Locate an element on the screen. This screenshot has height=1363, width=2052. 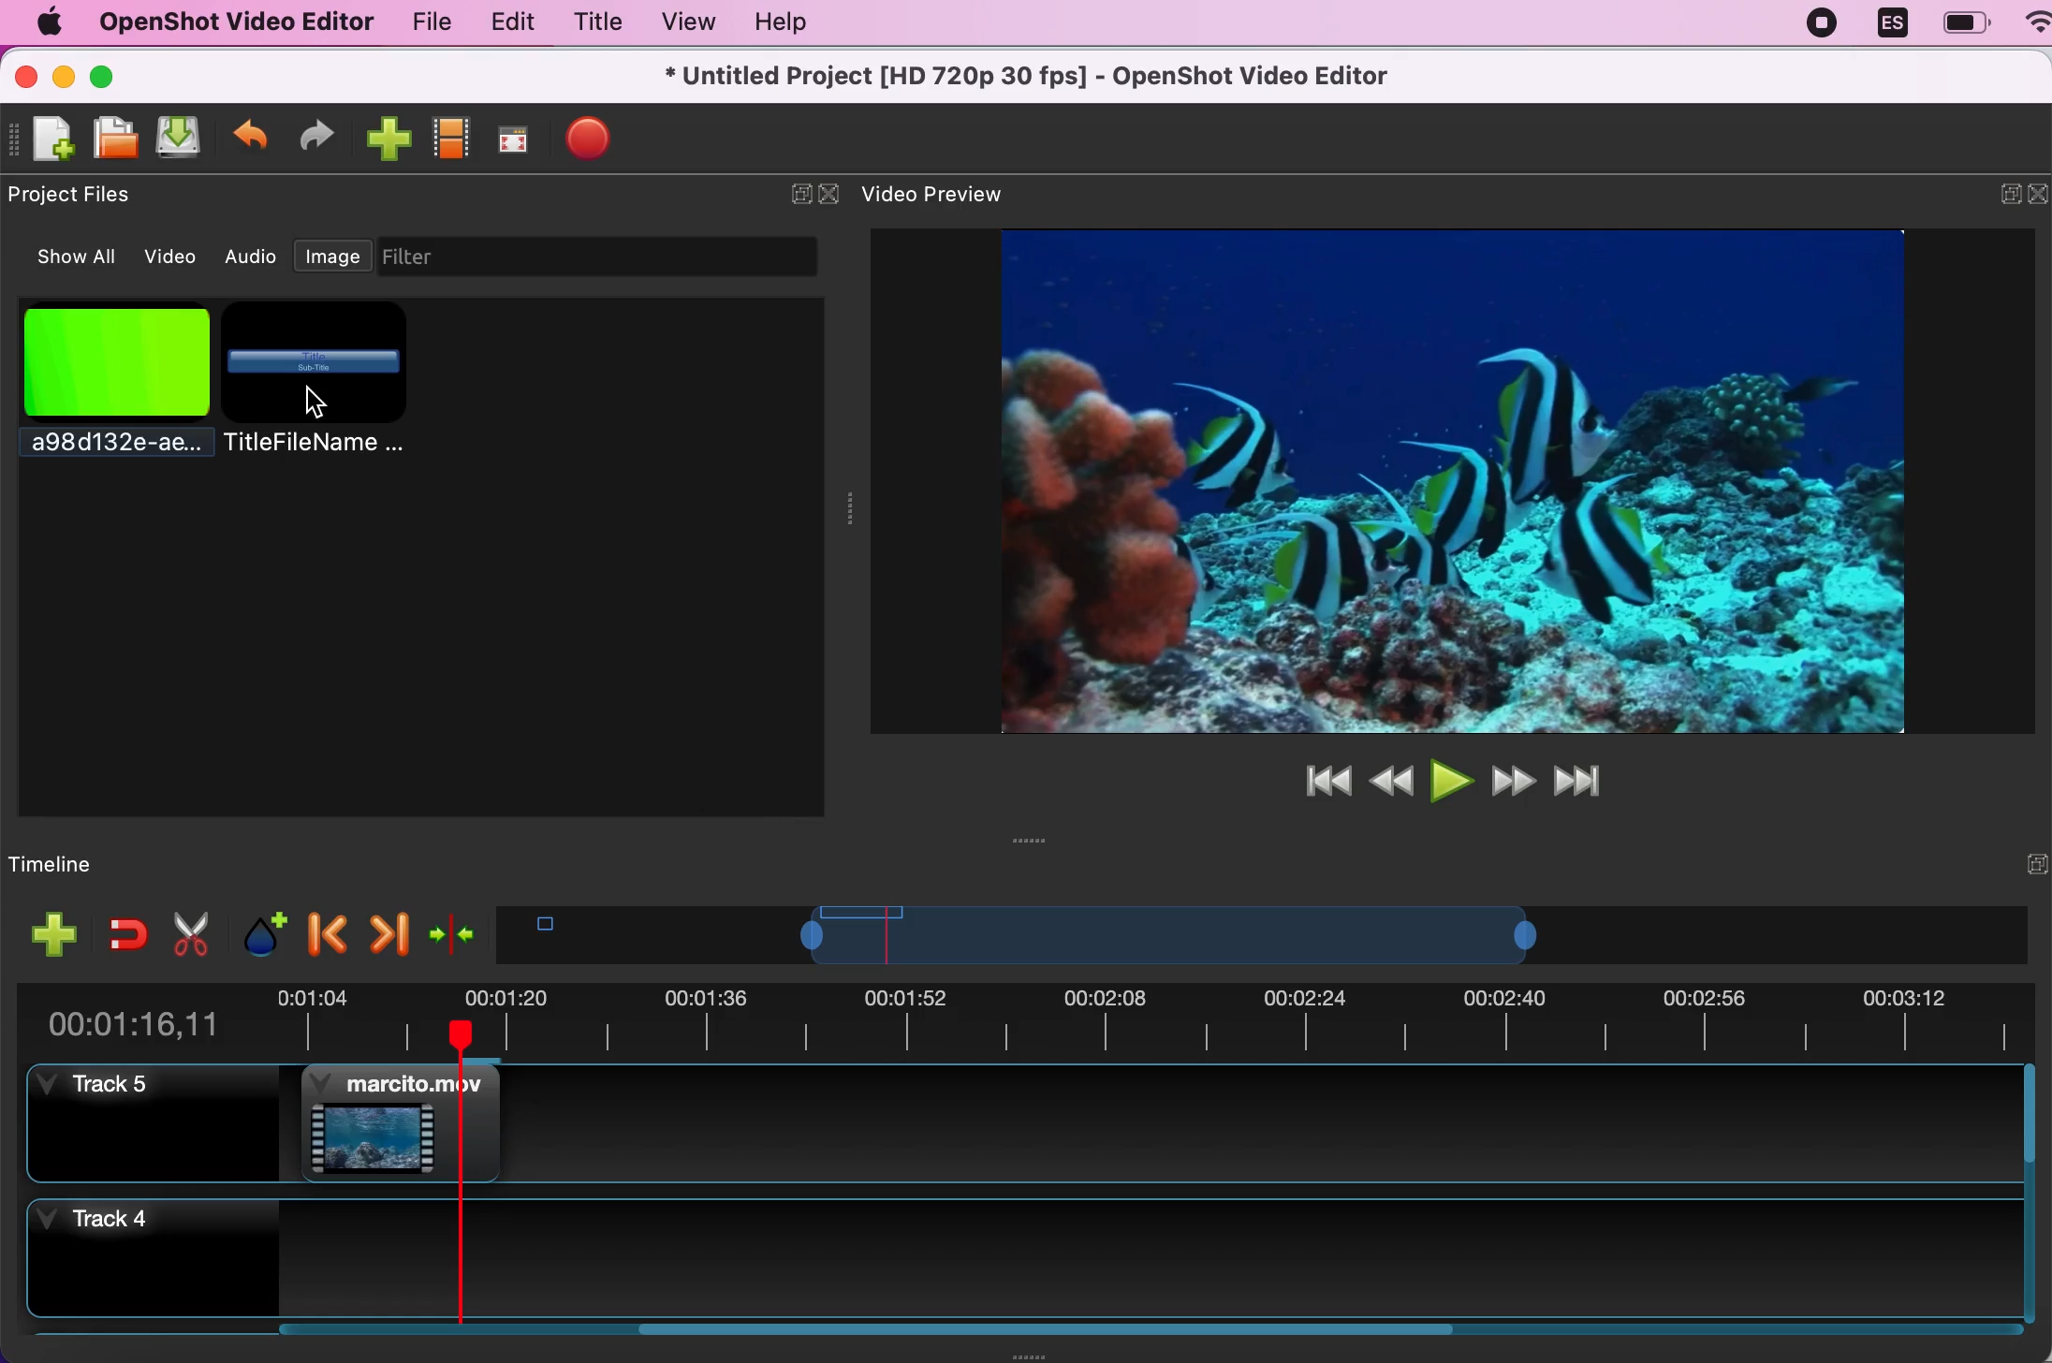
video preview is located at coordinates (1428, 478).